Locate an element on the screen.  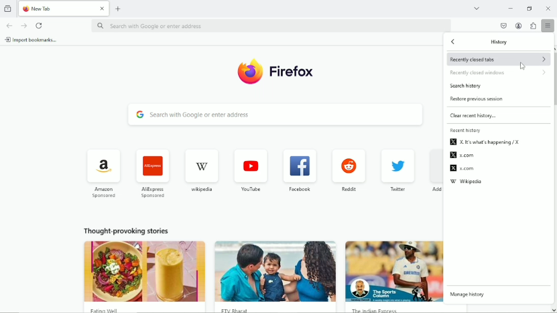
manage history is located at coordinates (469, 295).